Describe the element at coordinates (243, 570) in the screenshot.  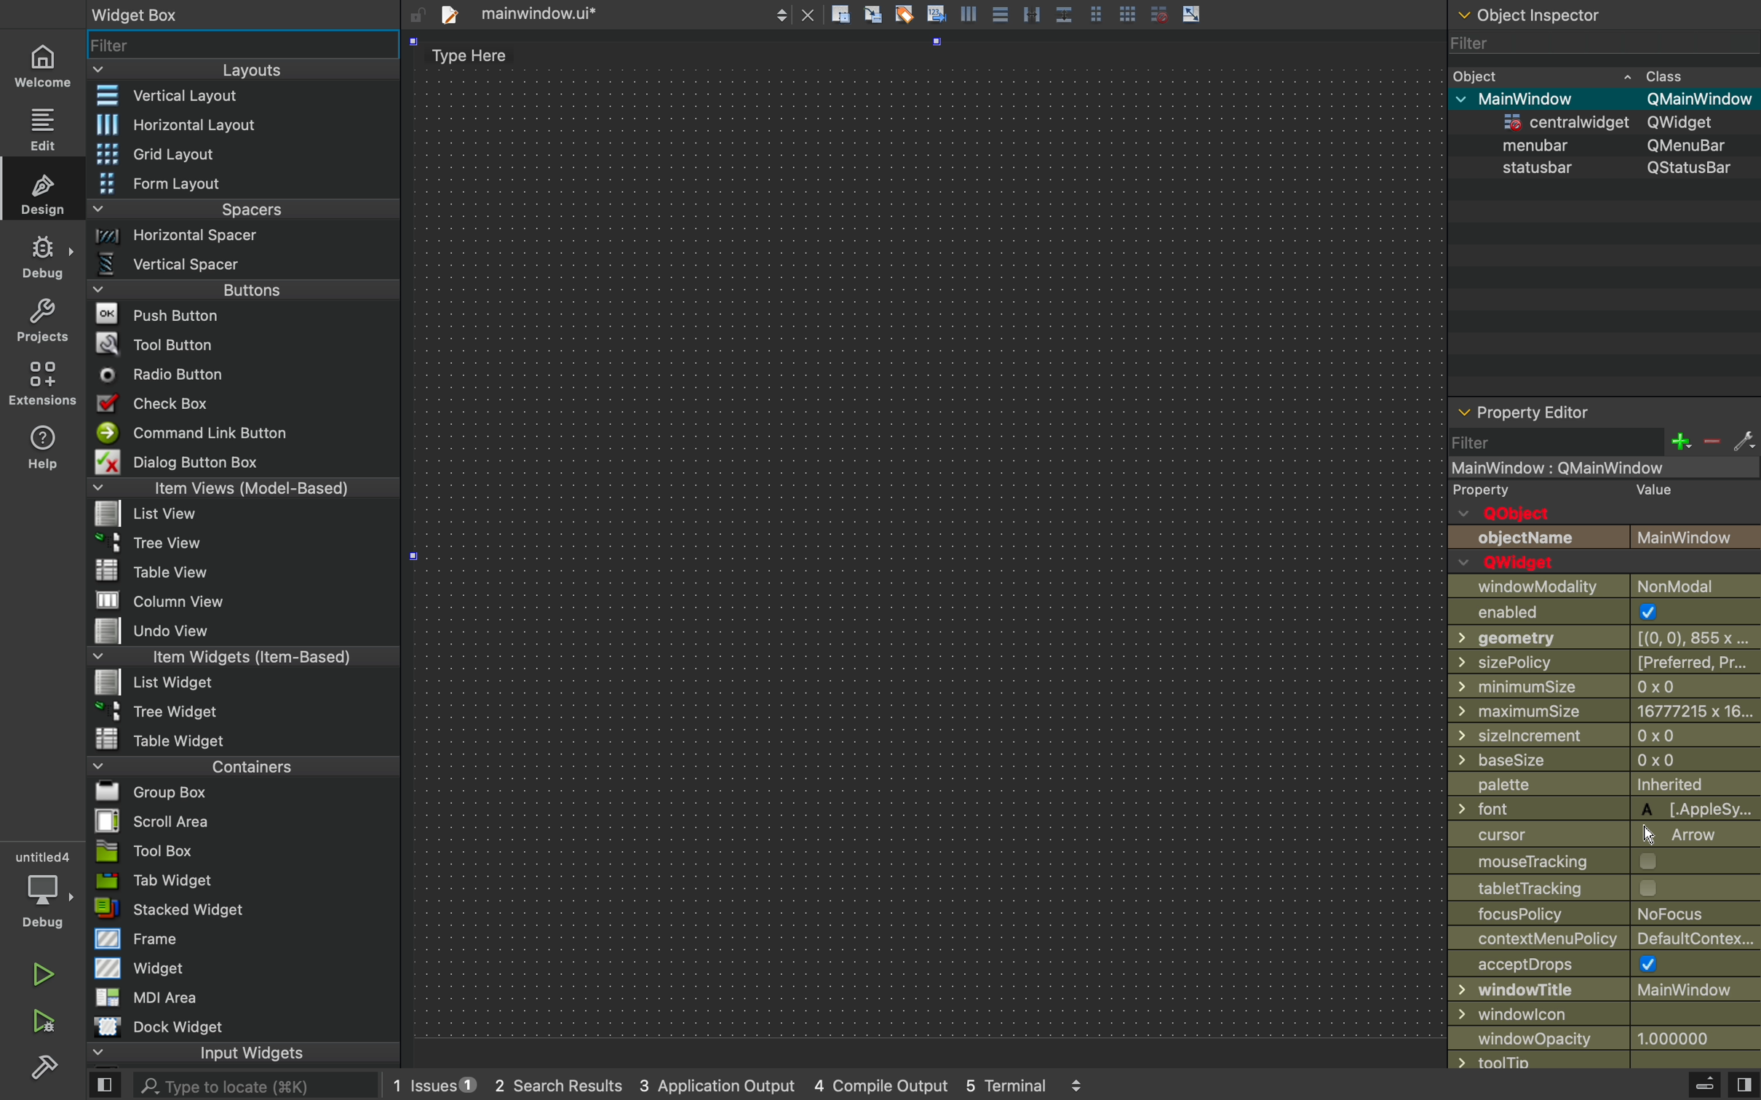
I see `table view` at that location.